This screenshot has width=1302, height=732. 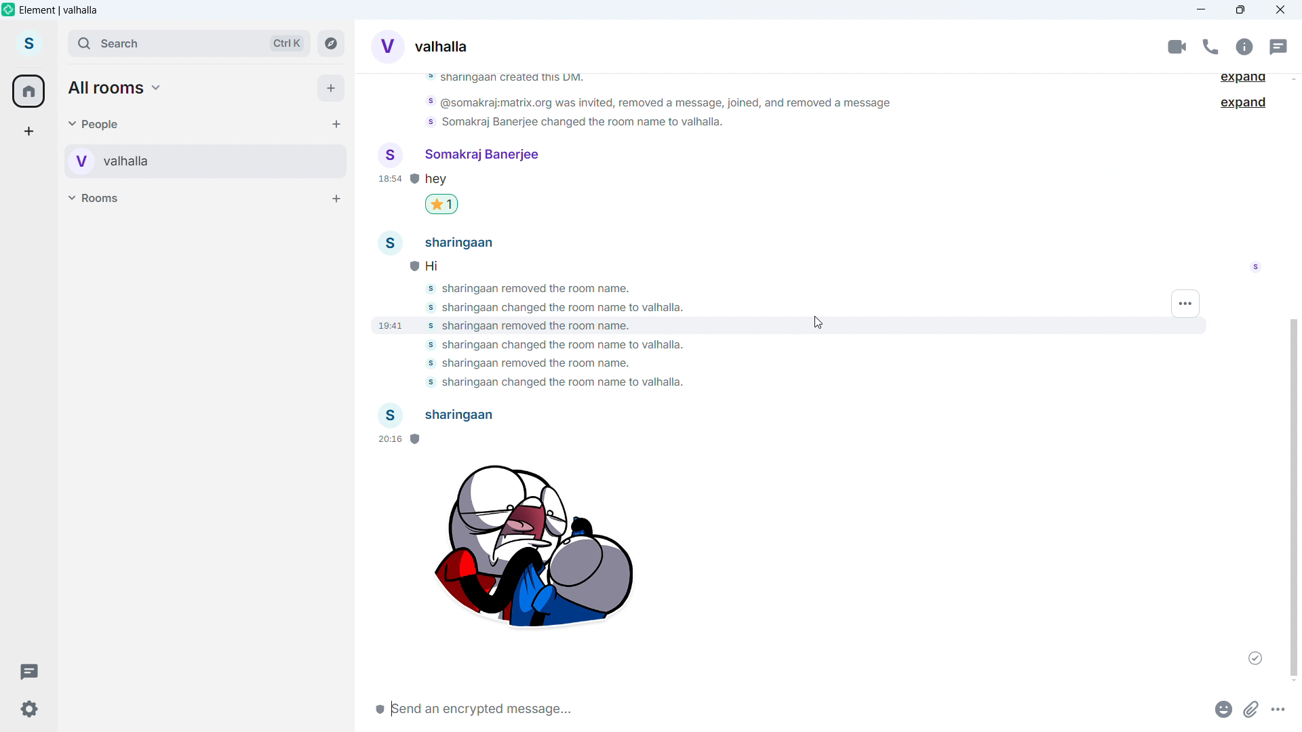 I want to click on Threads , so click(x=1277, y=46).